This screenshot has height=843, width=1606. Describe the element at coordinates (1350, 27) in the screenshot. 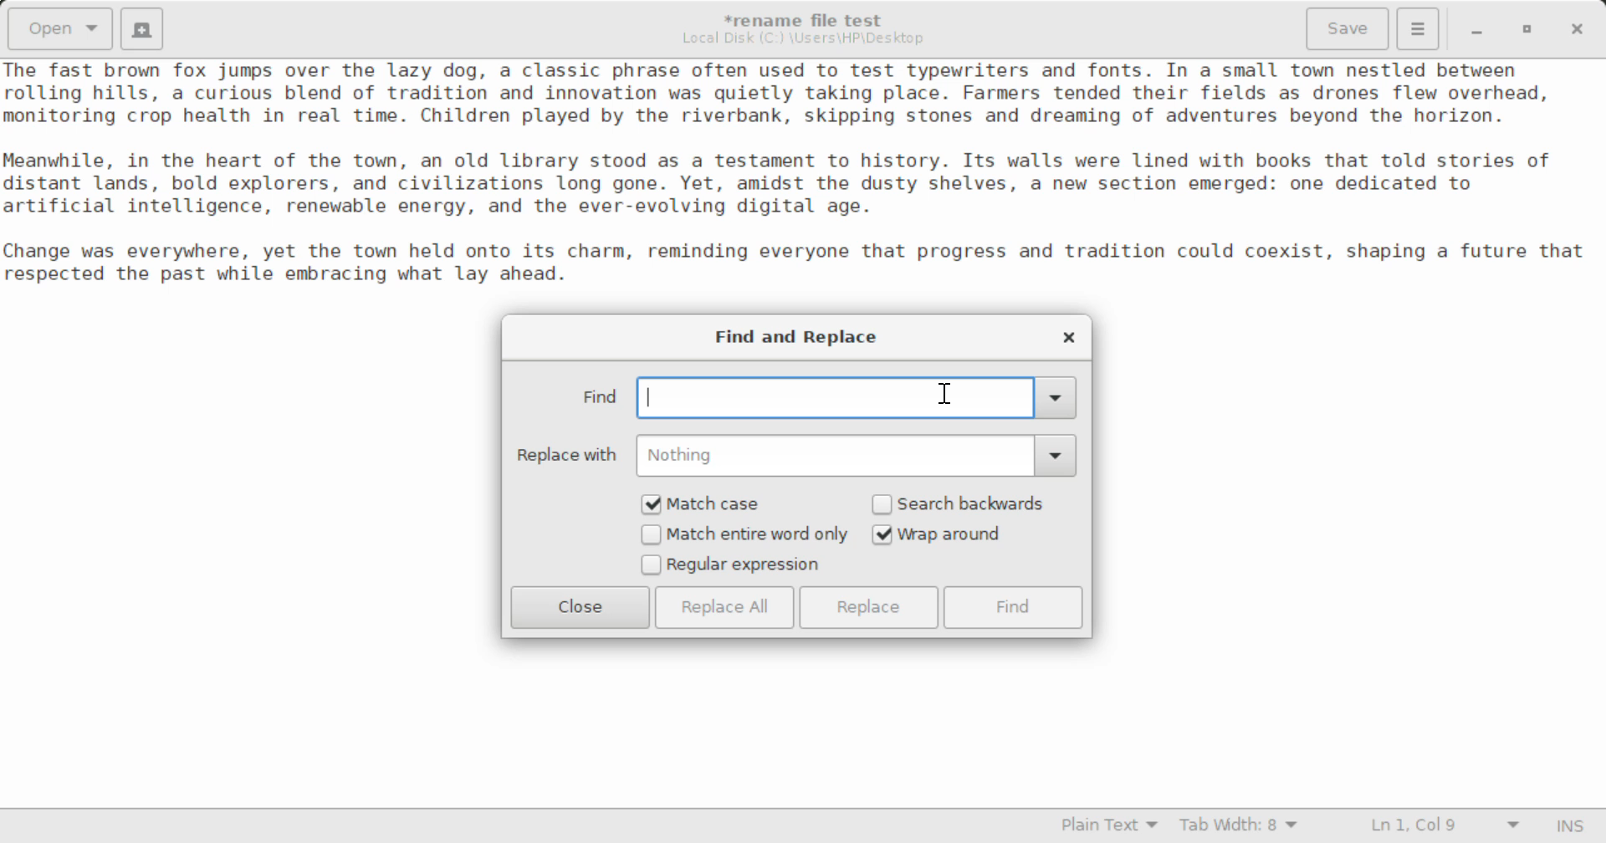

I see `Save File` at that location.